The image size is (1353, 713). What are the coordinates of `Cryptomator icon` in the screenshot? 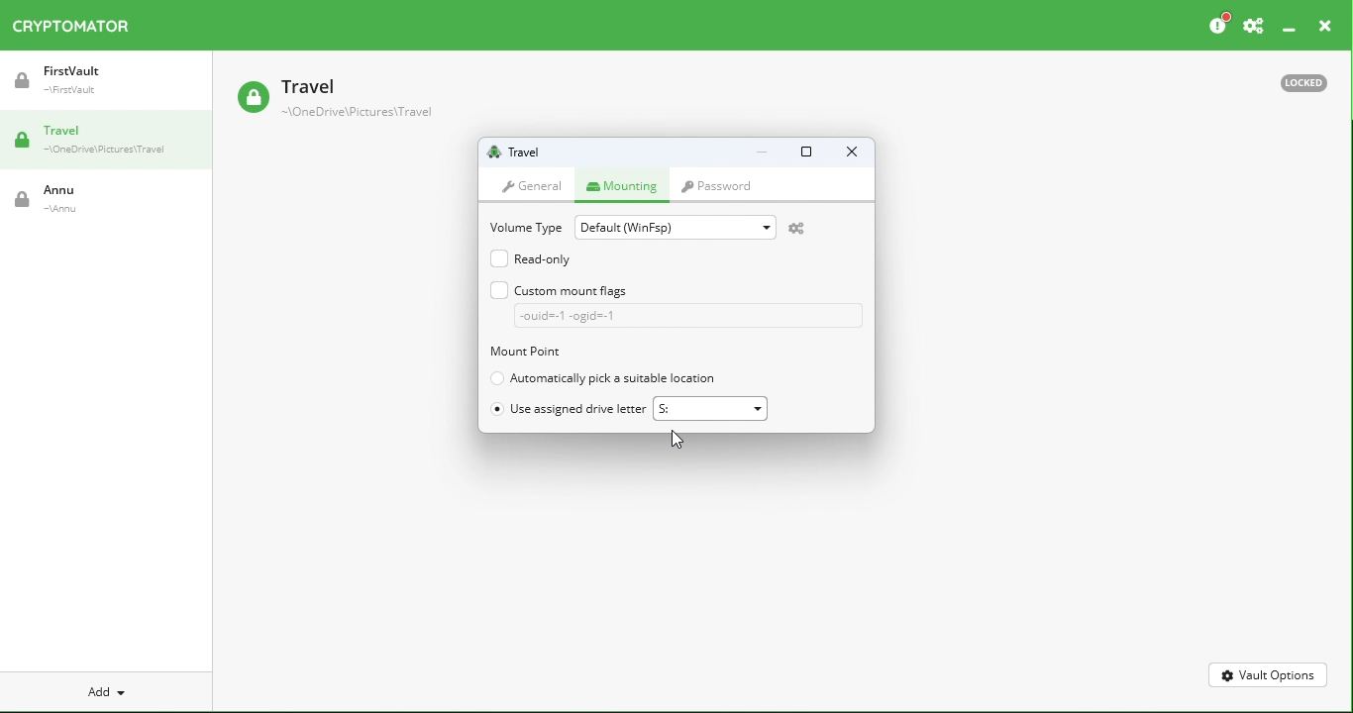 It's located at (80, 27).